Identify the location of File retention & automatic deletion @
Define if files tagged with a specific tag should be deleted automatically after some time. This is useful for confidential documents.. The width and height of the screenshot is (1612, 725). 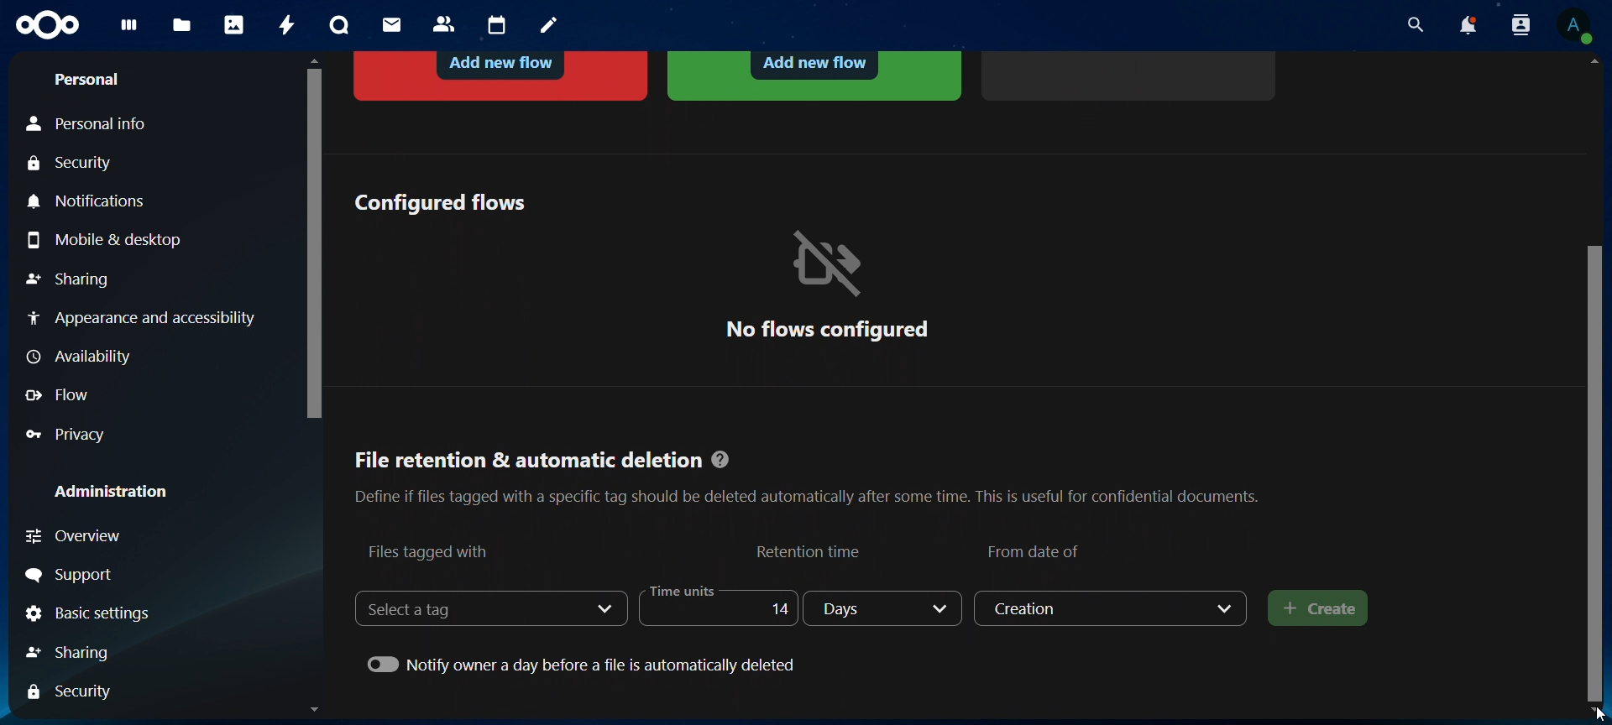
(806, 472).